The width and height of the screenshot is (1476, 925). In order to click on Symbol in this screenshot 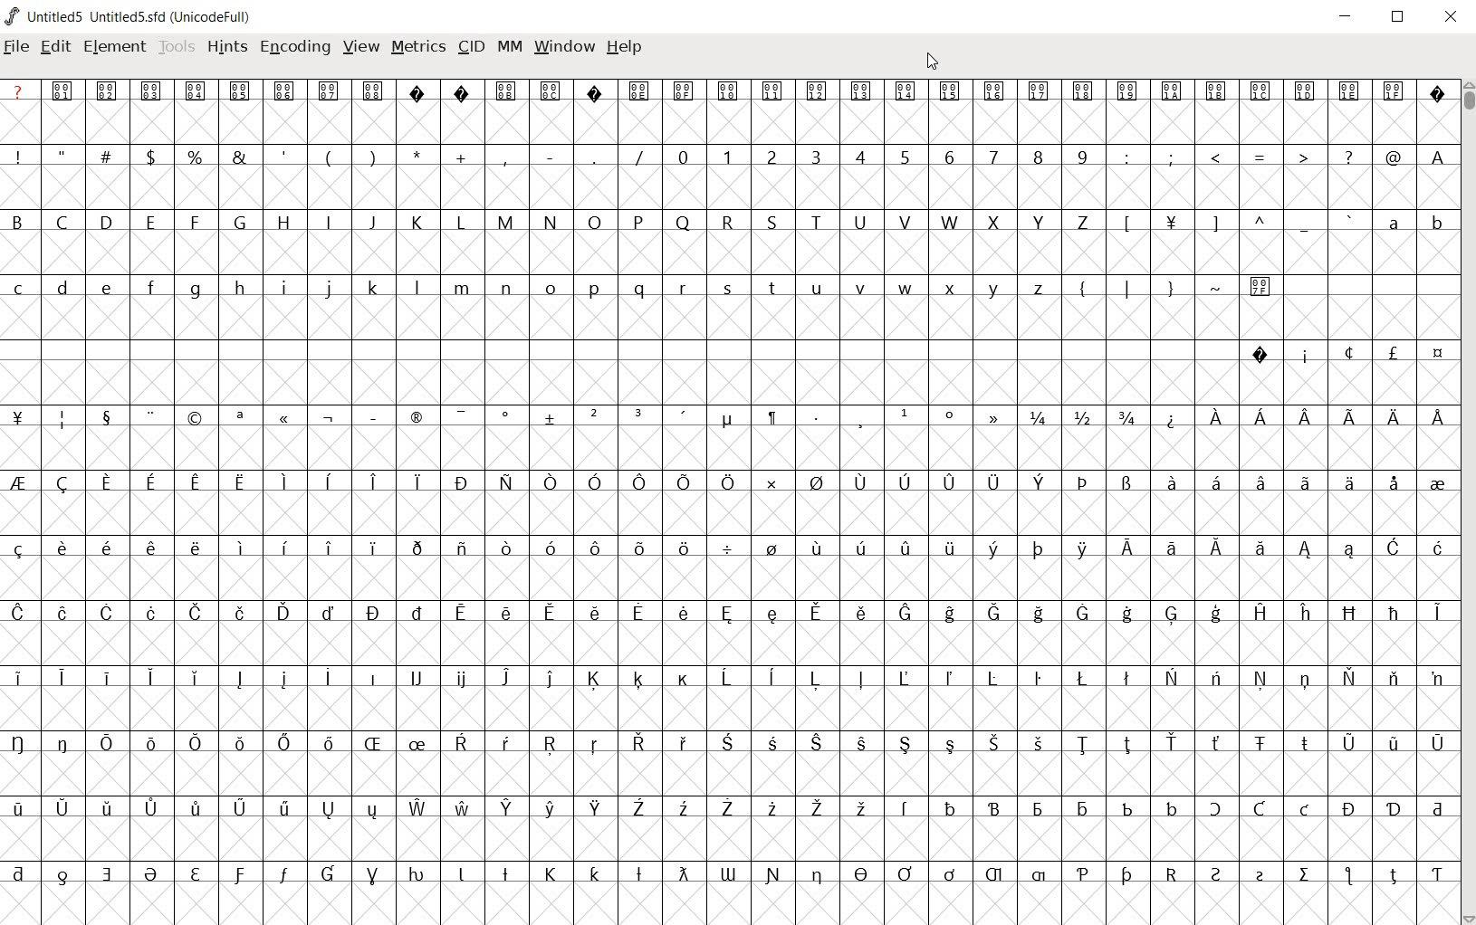, I will do `click(639, 91)`.